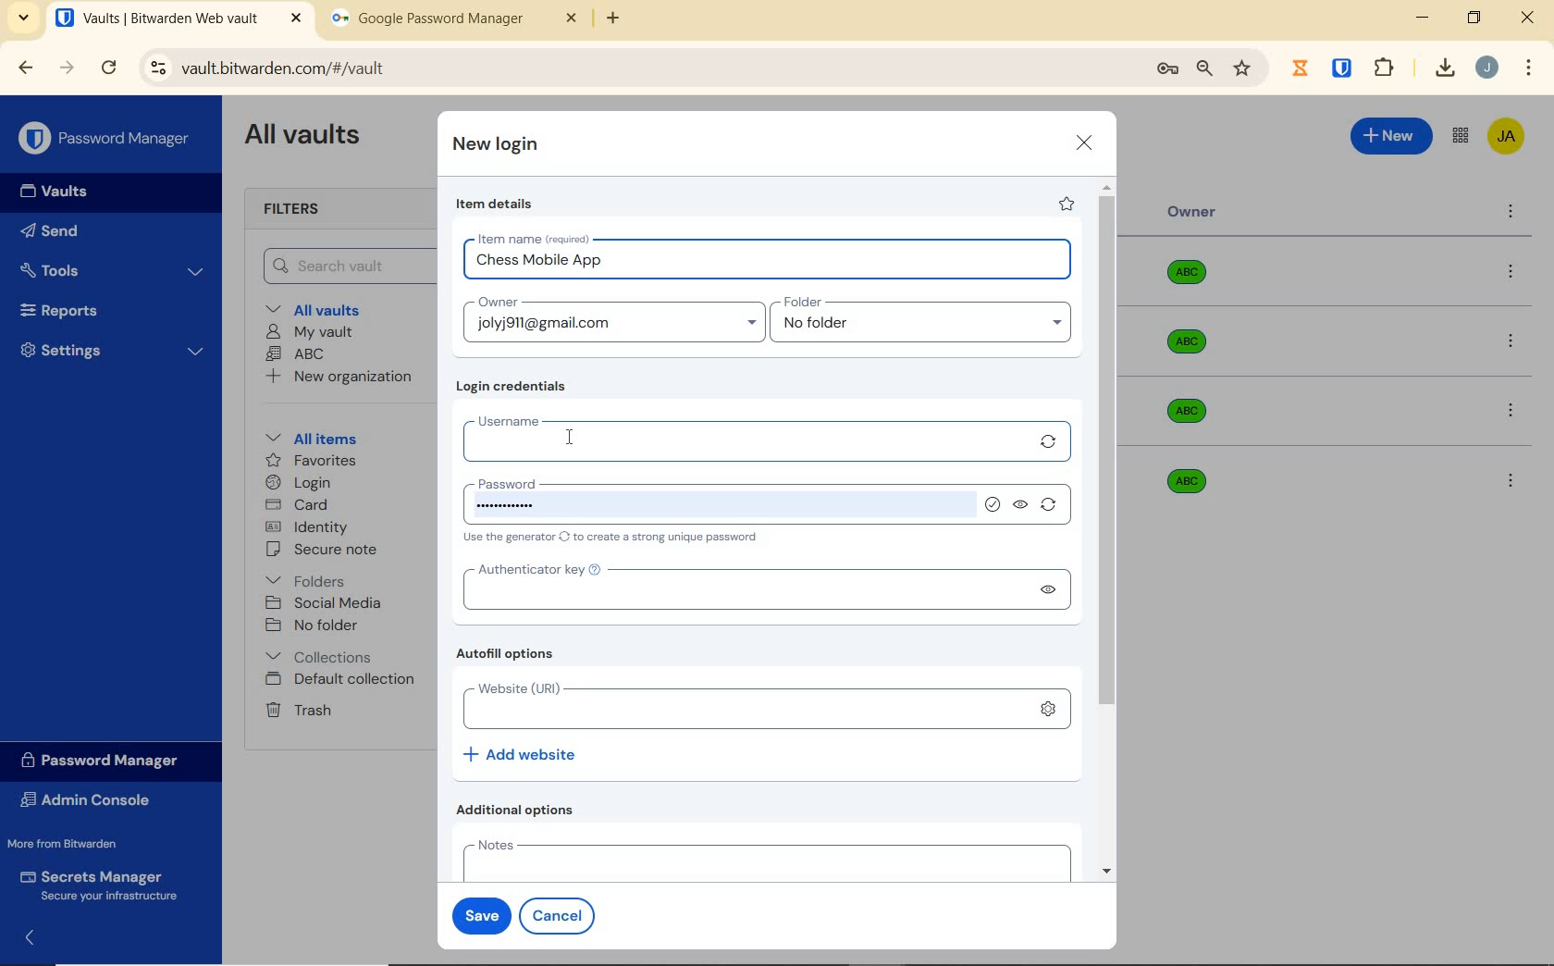 This screenshot has width=1554, height=966. Describe the element at coordinates (762, 859) in the screenshot. I see `notes` at that location.